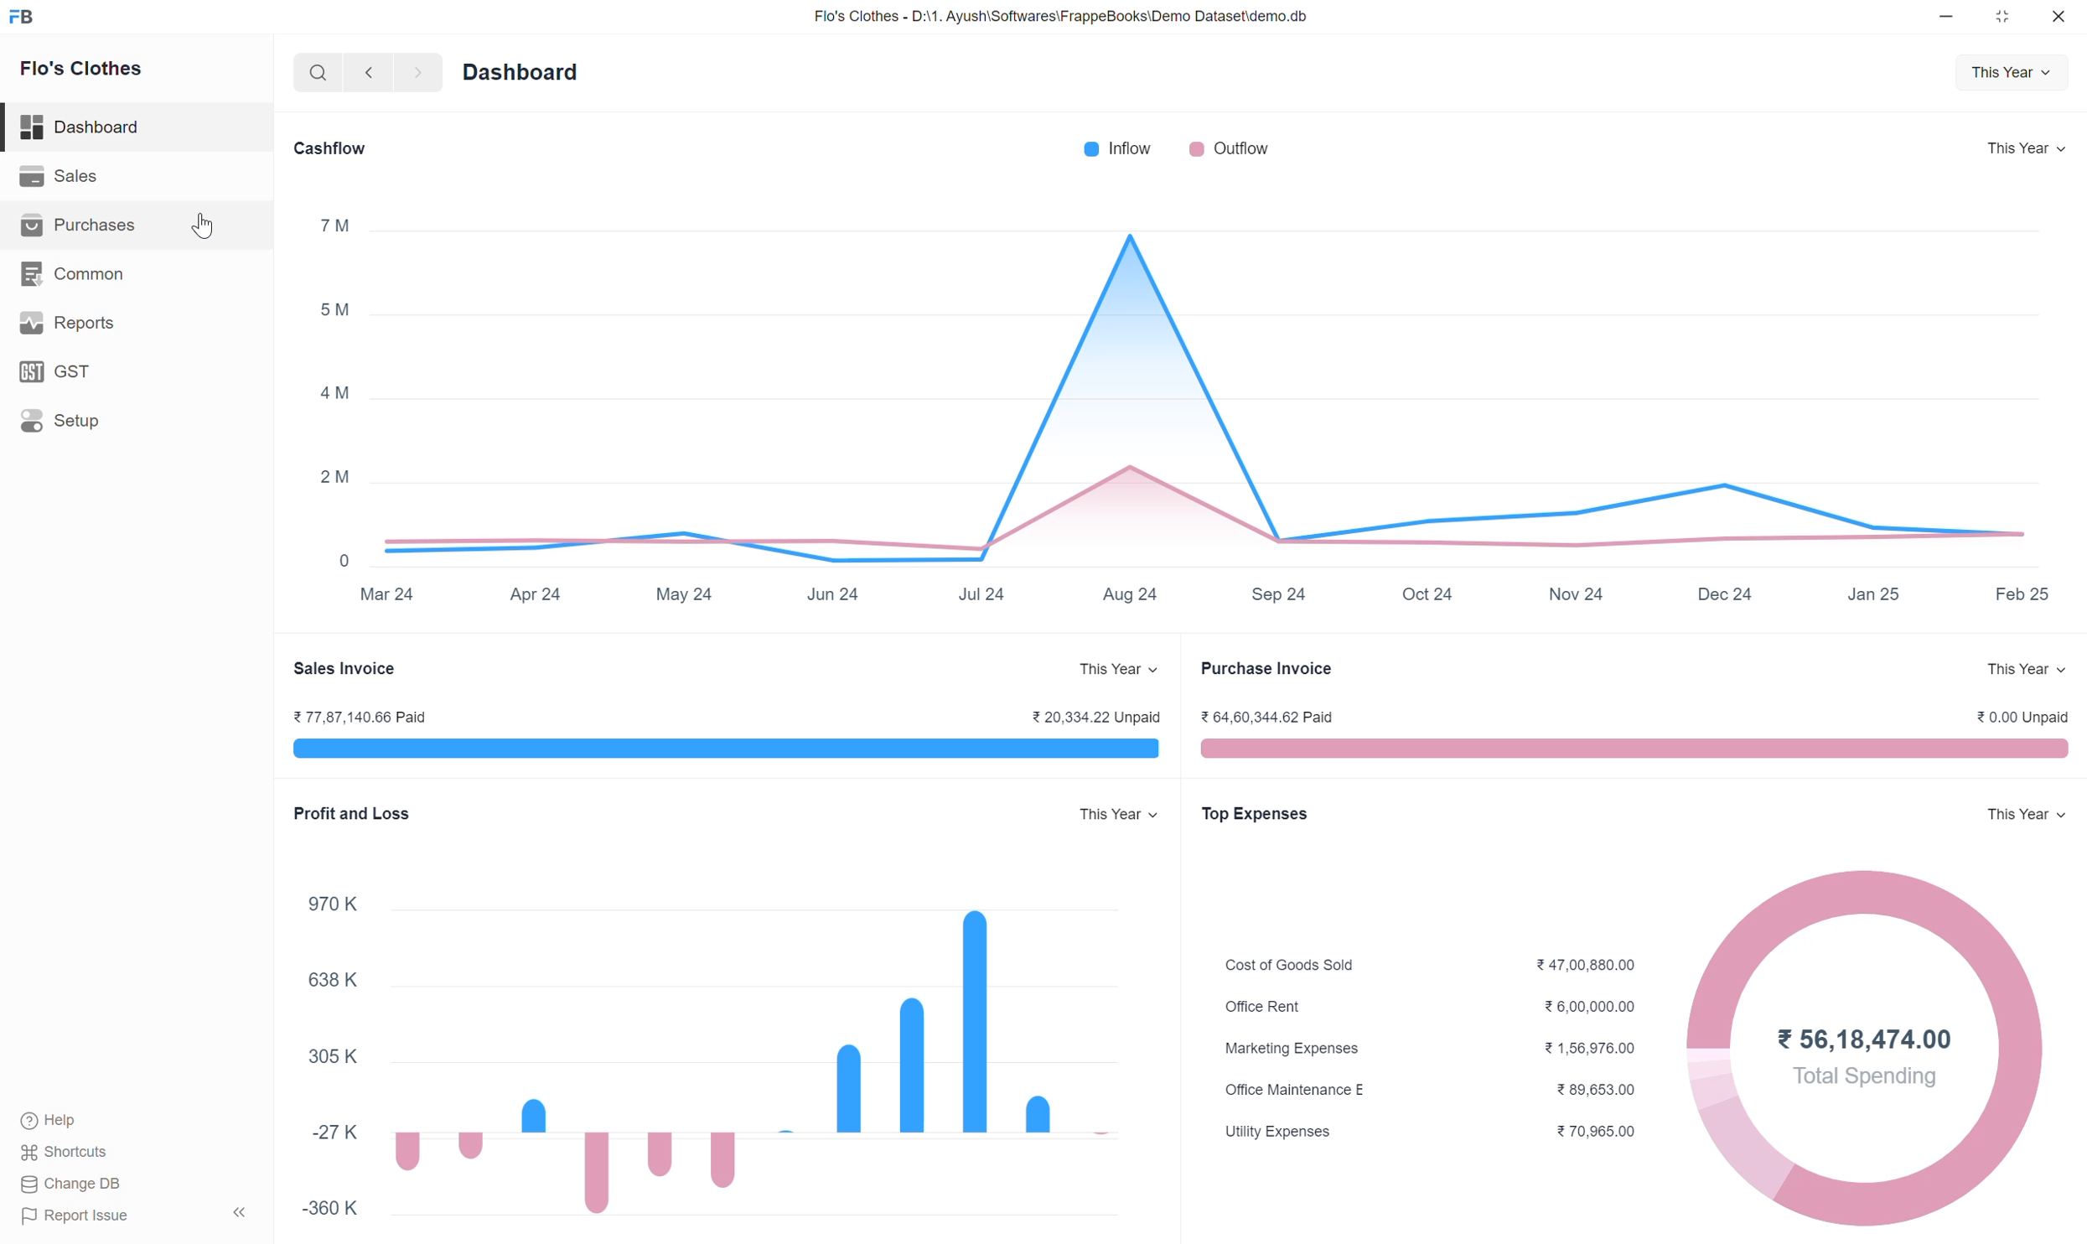 The image size is (2087, 1244). Describe the element at coordinates (65, 1152) in the screenshot. I see `Shortcuts` at that location.